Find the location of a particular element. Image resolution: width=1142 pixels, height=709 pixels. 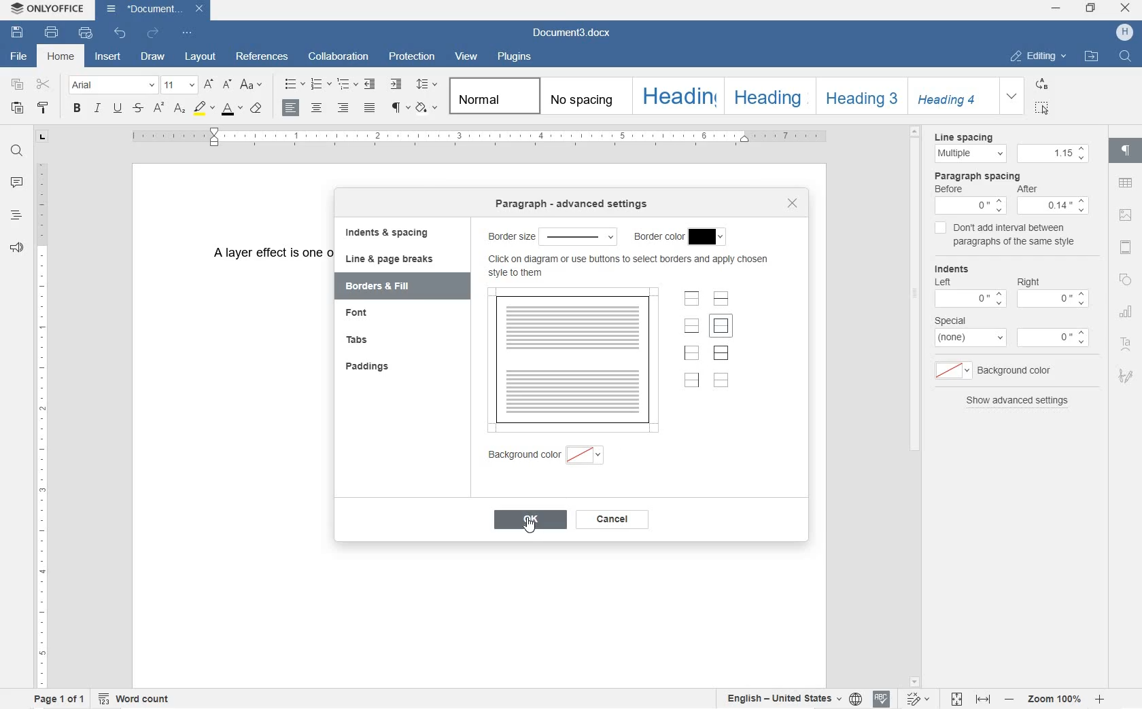

BOLD is located at coordinates (77, 109).